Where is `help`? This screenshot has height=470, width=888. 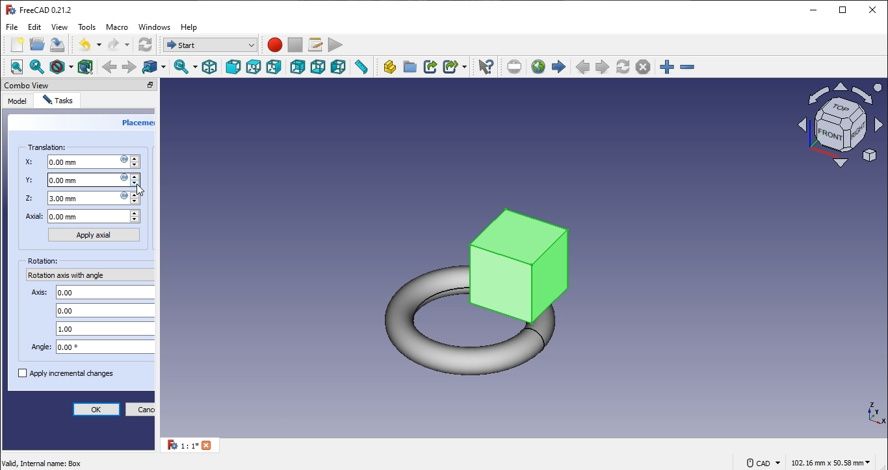
help is located at coordinates (190, 27).